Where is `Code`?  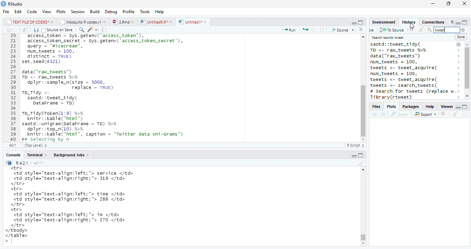
Code is located at coordinates (32, 11).